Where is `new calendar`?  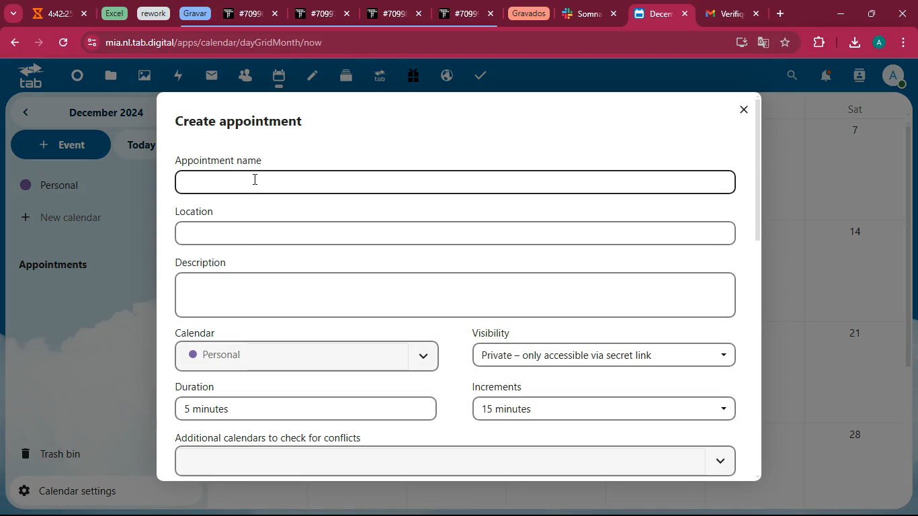
new calendar is located at coordinates (63, 218).